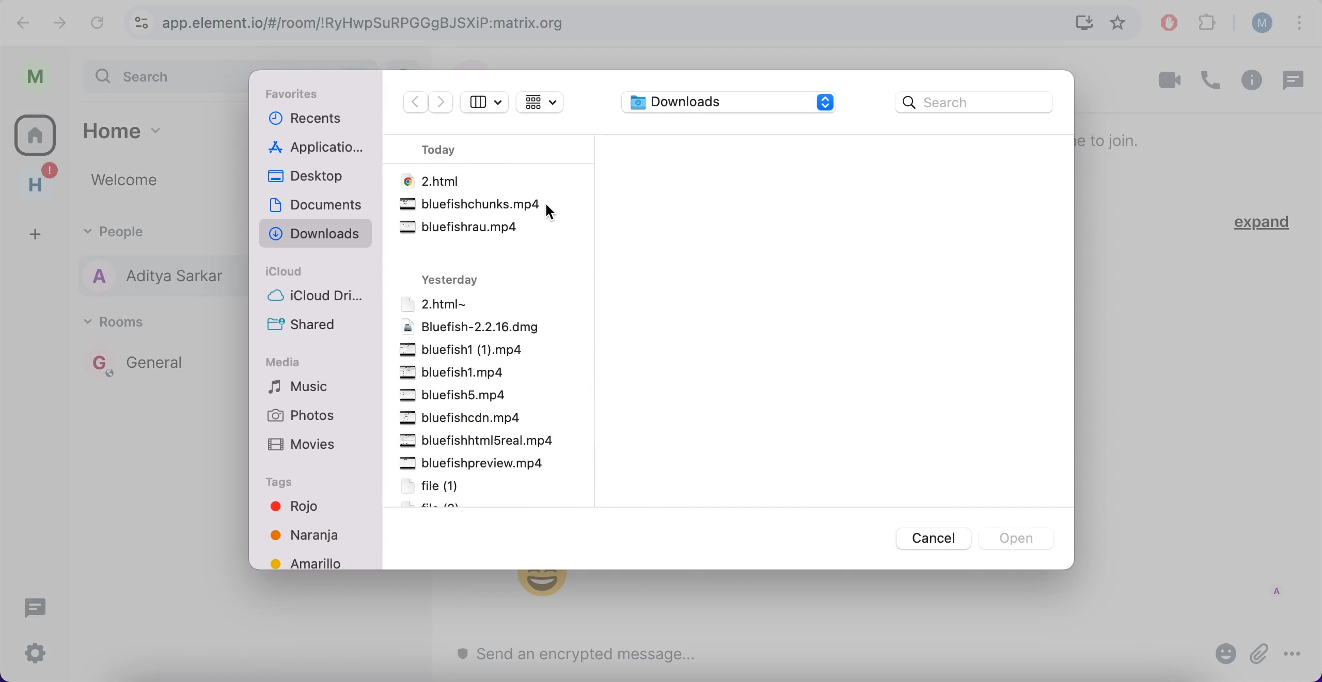 Image resolution: width=1322 pixels, height=682 pixels. What do you see at coordinates (554, 213) in the screenshot?
I see `cursor` at bounding box center [554, 213].